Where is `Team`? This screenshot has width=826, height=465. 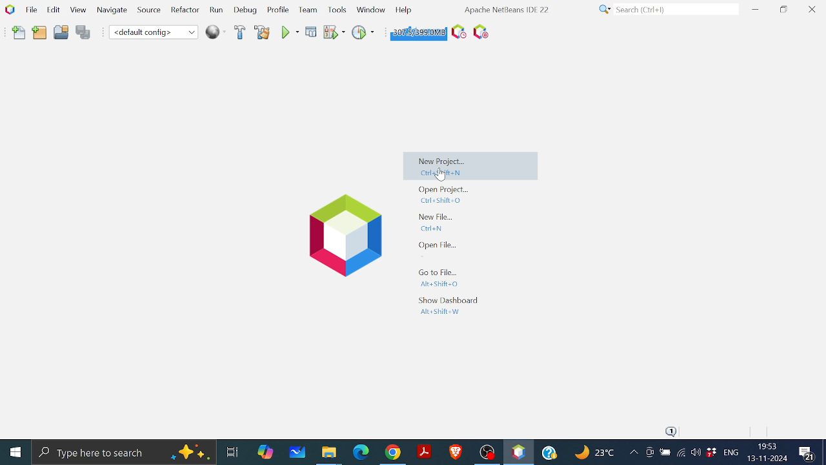
Team is located at coordinates (307, 10).